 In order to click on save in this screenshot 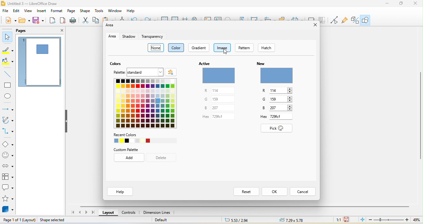, I will do `click(39, 22)`.